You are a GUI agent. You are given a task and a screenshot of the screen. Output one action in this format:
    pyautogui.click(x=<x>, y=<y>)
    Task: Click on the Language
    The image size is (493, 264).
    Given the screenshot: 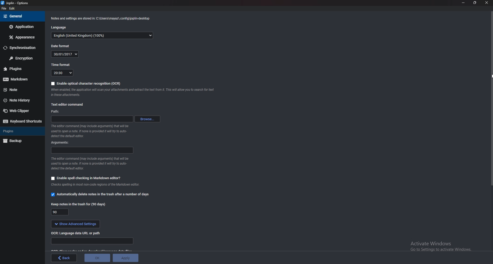 What is the action you would take?
    pyautogui.click(x=102, y=36)
    